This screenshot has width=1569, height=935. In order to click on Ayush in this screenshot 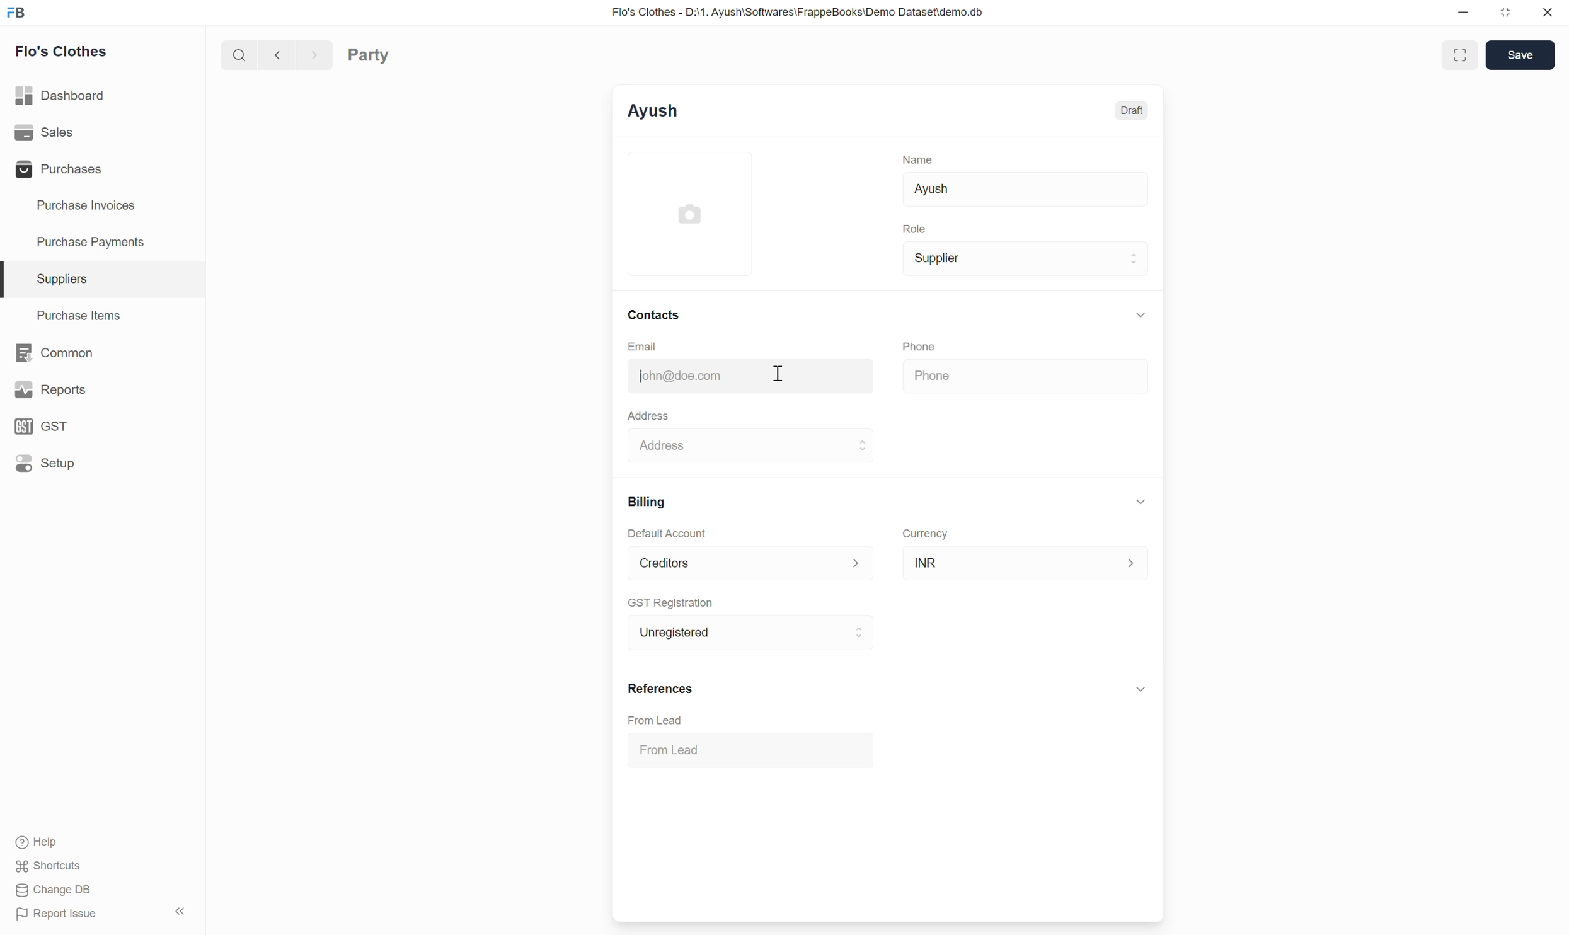, I will do `click(1025, 190)`.